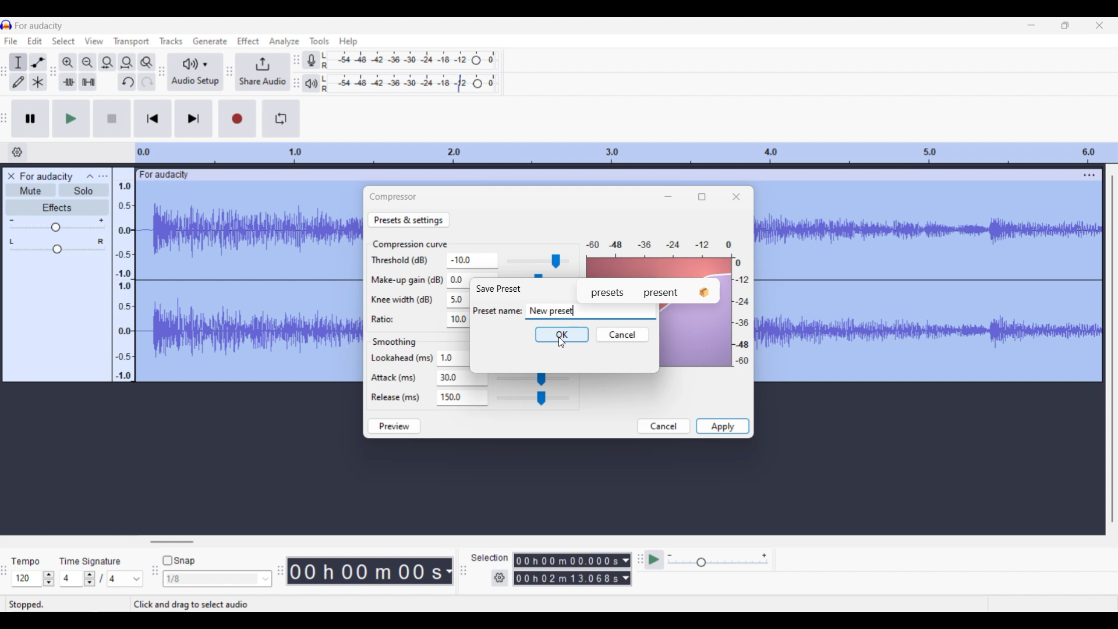 The width and height of the screenshot is (1118, 629). Describe the element at coordinates (94, 41) in the screenshot. I see `View` at that location.